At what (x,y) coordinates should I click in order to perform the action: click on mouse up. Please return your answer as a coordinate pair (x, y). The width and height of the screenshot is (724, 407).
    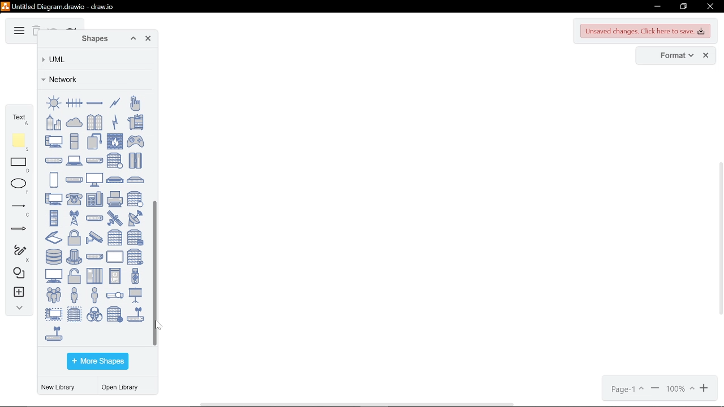
    Looking at the image, I should click on (160, 325).